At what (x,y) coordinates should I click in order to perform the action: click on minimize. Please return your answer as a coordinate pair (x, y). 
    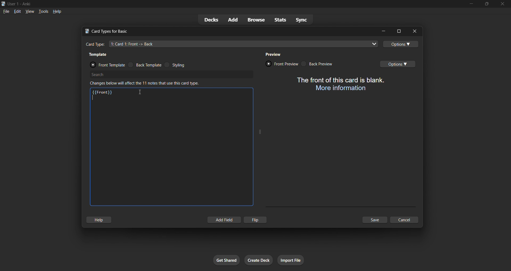
    Looking at the image, I should click on (383, 31).